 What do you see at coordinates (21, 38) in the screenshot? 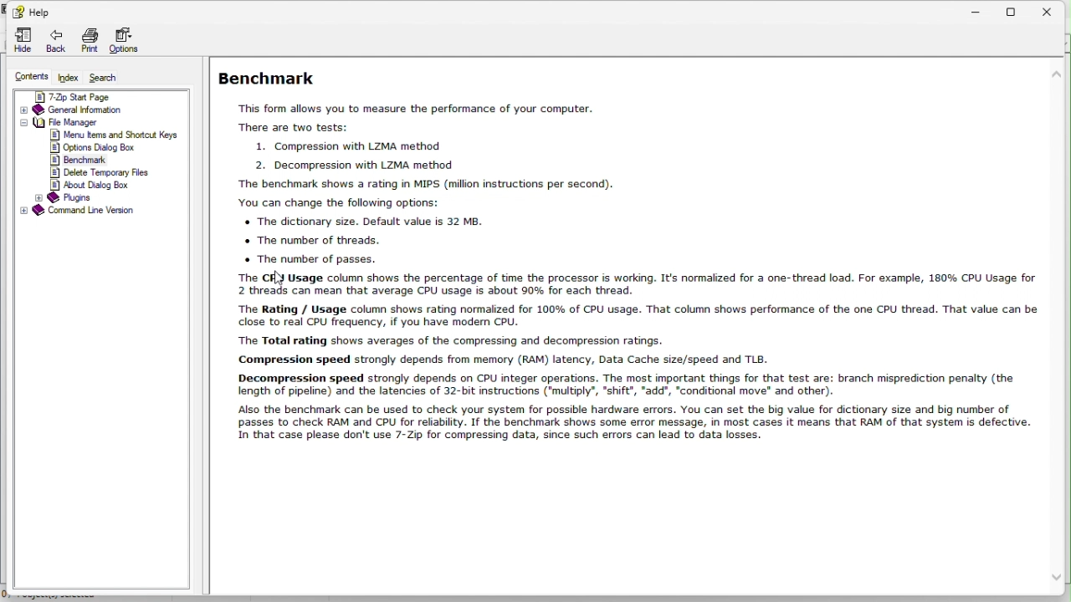
I see `Hide` at bounding box center [21, 38].